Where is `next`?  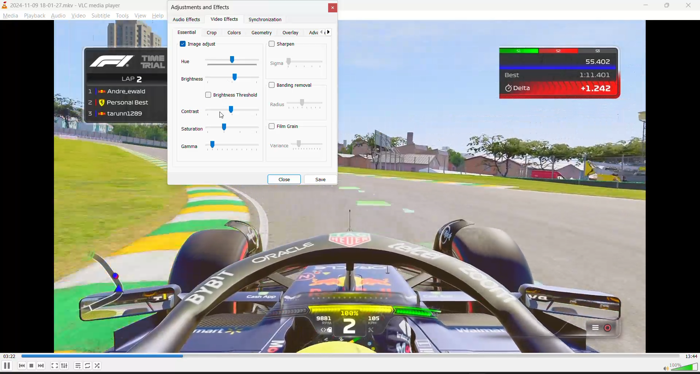
next is located at coordinates (42, 366).